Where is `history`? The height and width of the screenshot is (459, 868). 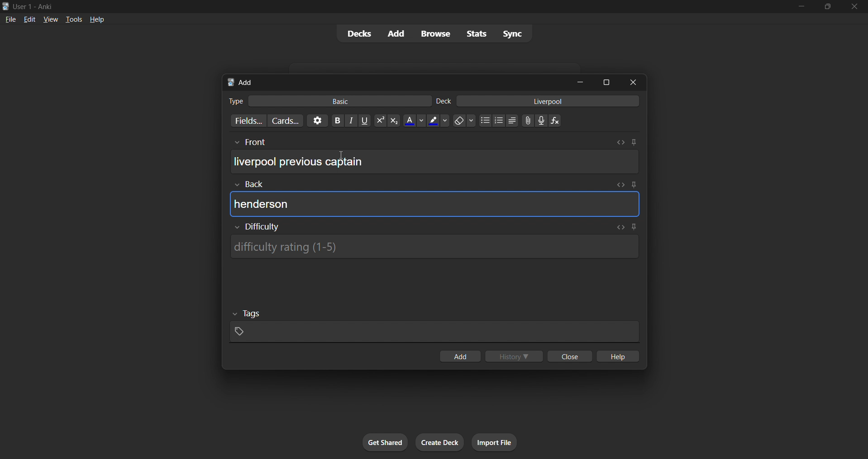 history is located at coordinates (515, 357).